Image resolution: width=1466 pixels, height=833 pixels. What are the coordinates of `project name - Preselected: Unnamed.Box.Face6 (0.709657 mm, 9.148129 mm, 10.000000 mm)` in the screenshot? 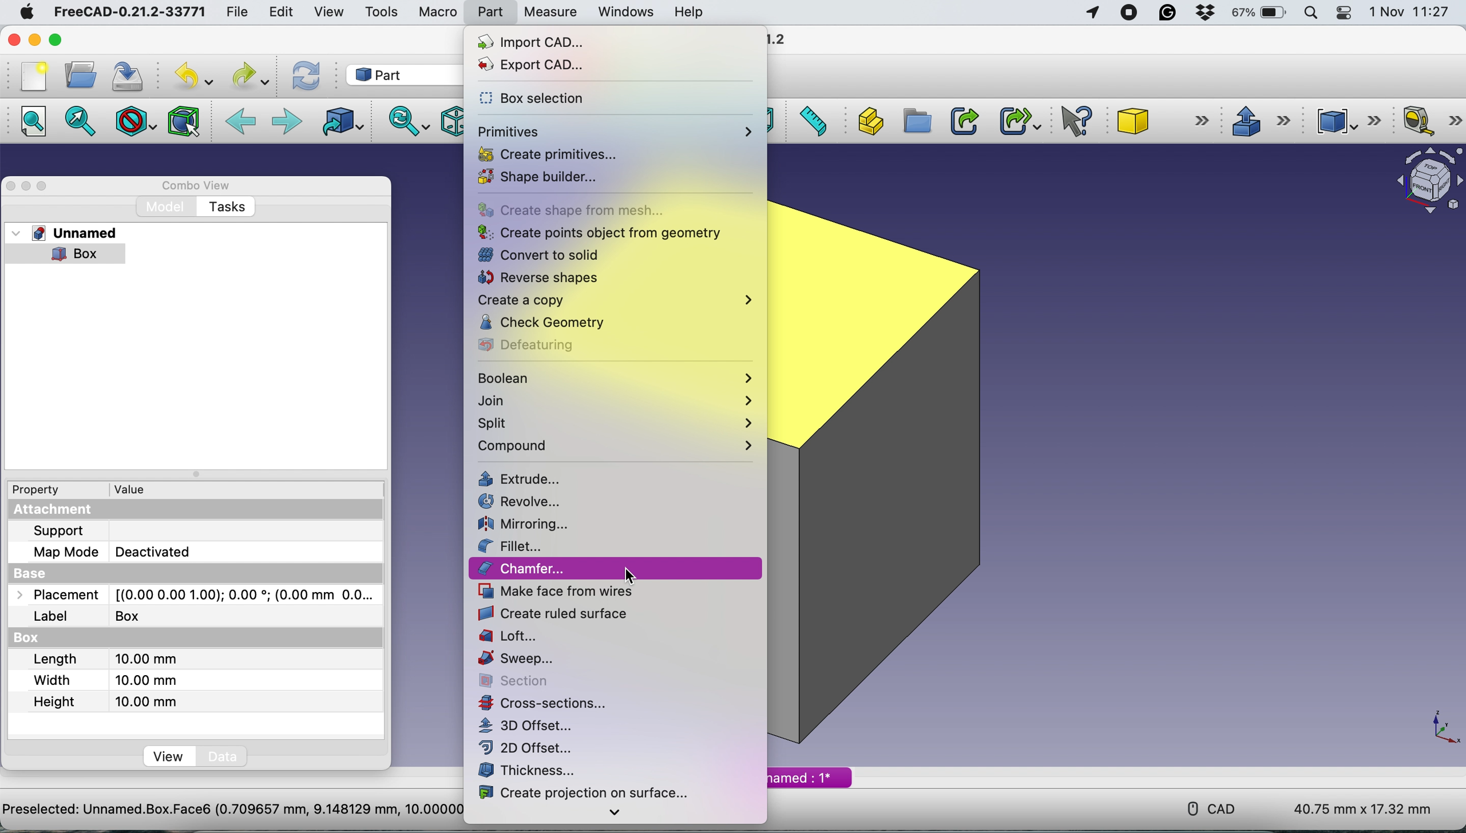 It's located at (233, 810).